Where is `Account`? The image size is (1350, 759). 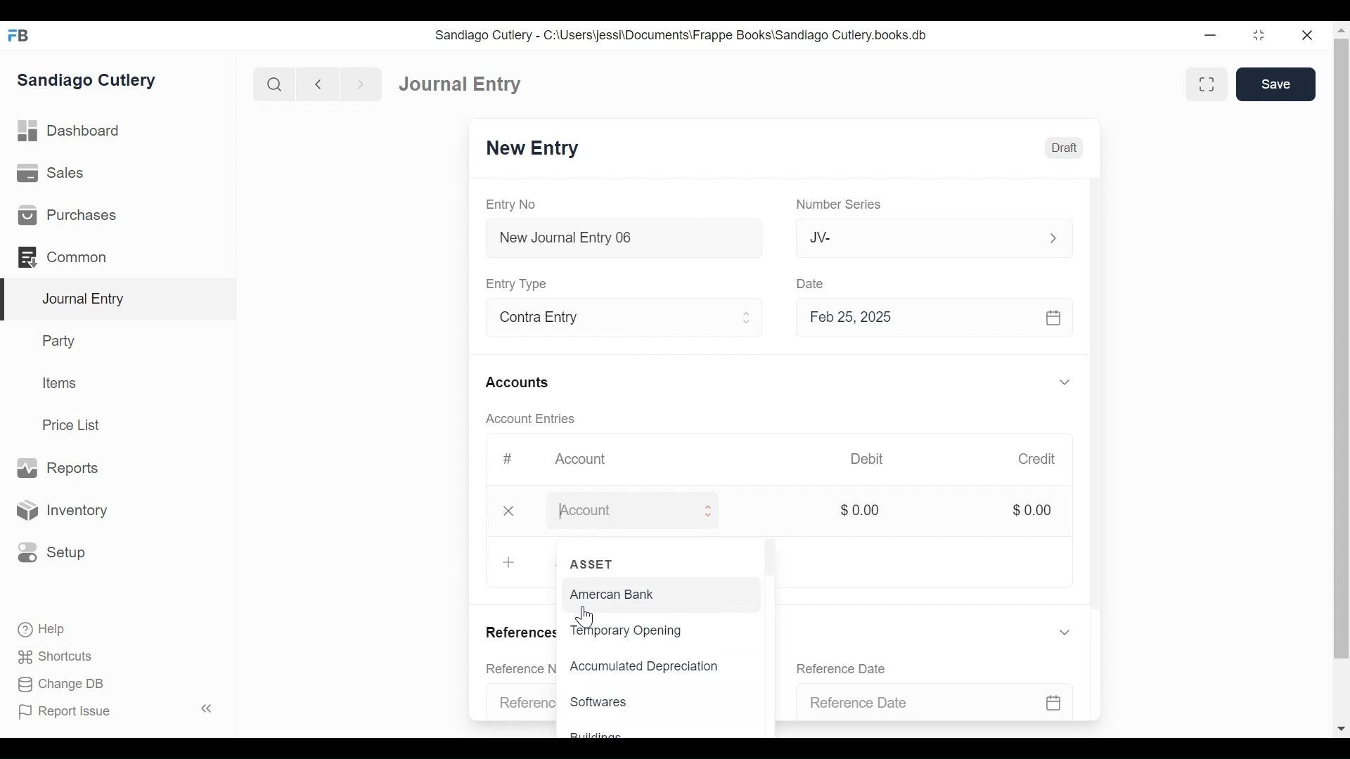
Account is located at coordinates (585, 458).